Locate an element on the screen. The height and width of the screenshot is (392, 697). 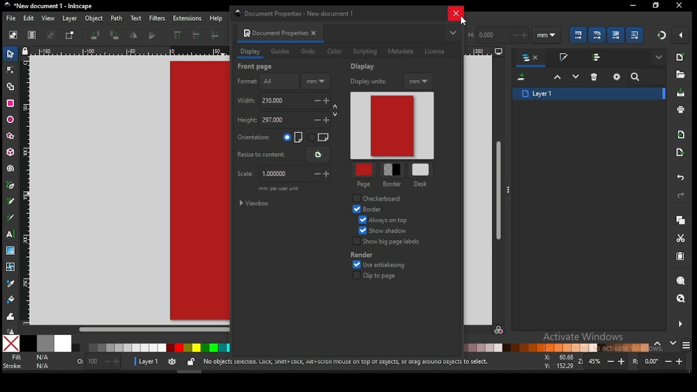
undo is located at coordinates (681, 178).